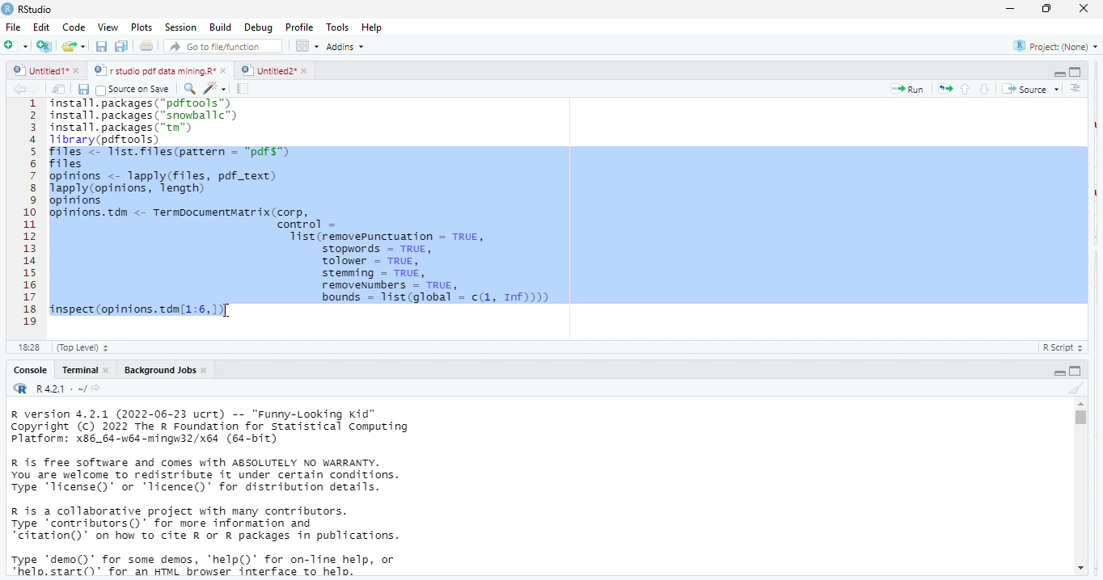  Describe the element at coordinates (15, 27) in the screenshot. I see `file` at that location.